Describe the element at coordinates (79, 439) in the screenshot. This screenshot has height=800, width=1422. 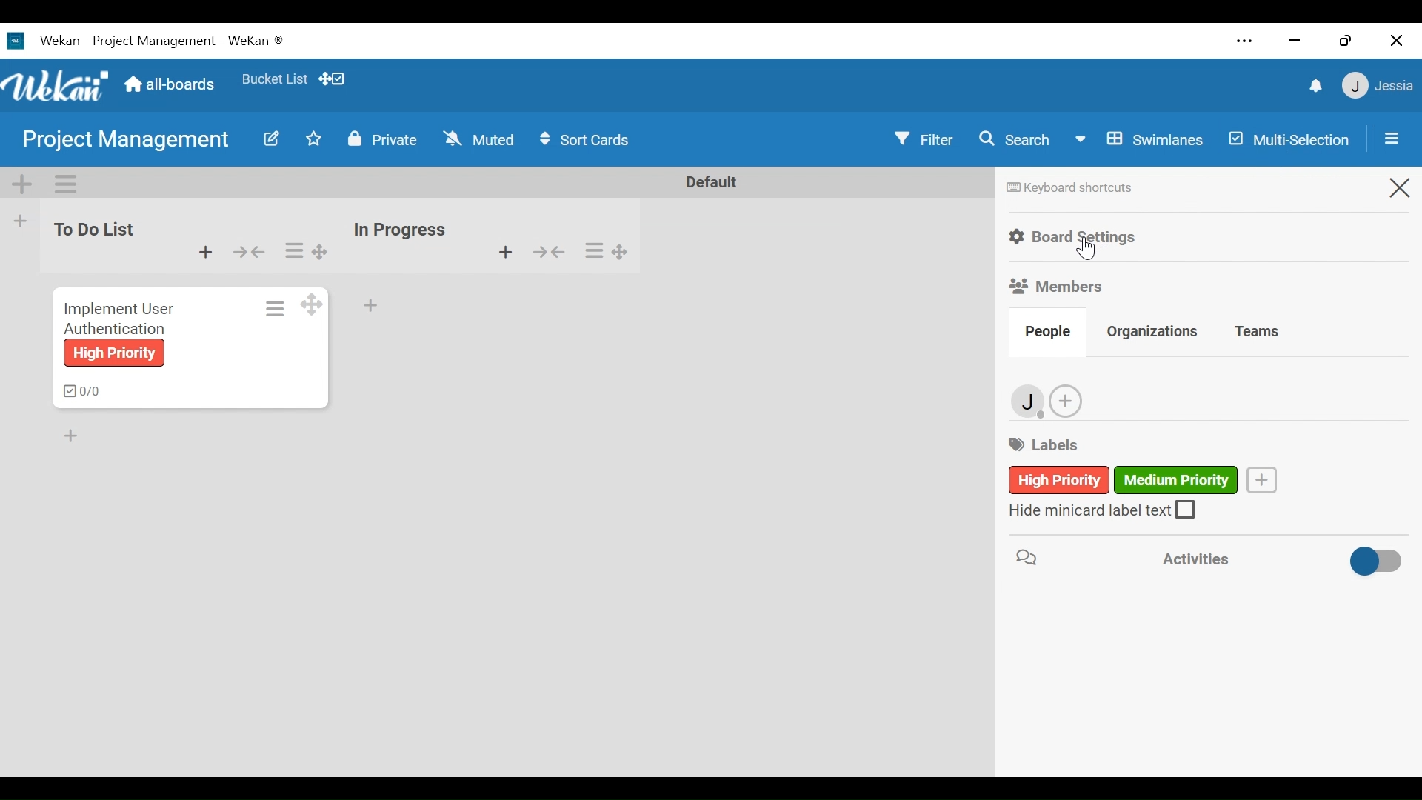
I see `Add Card Bottom of the list` at that location.